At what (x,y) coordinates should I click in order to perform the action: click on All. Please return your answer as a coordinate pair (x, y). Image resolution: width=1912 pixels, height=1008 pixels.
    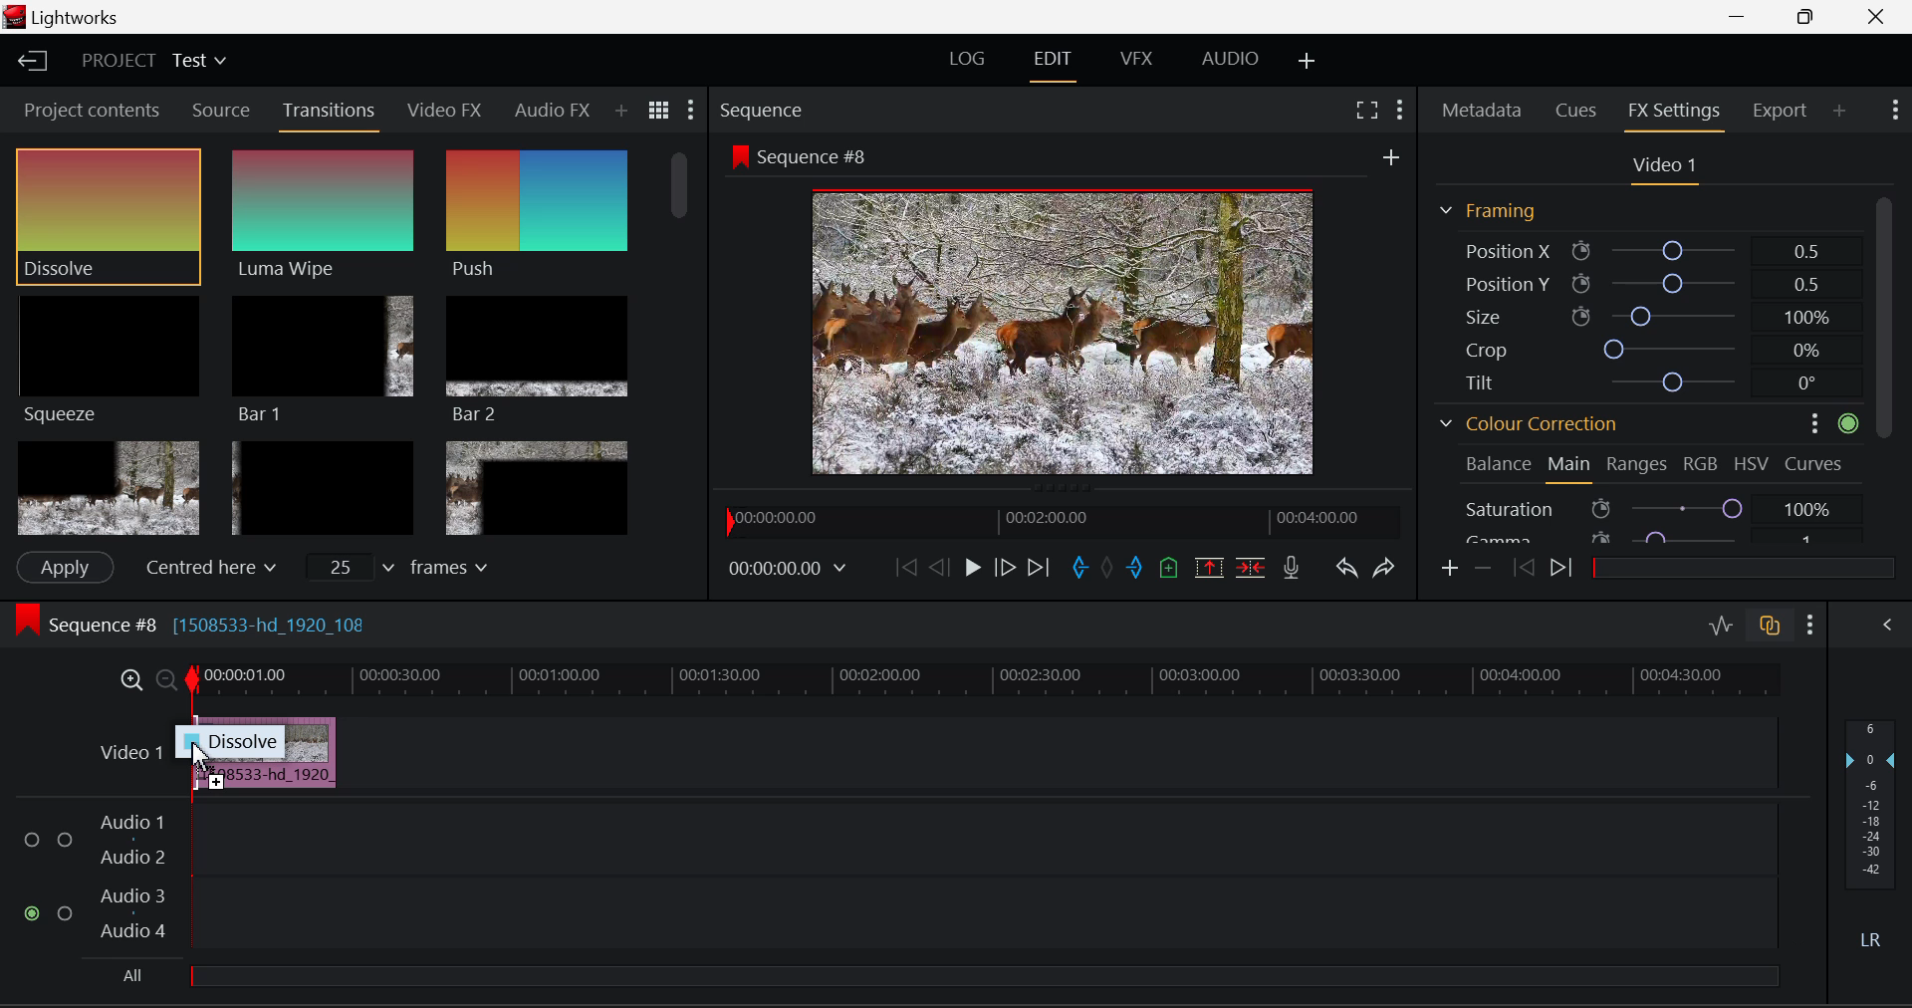
    Looking at the image, I should click on (941, 981).